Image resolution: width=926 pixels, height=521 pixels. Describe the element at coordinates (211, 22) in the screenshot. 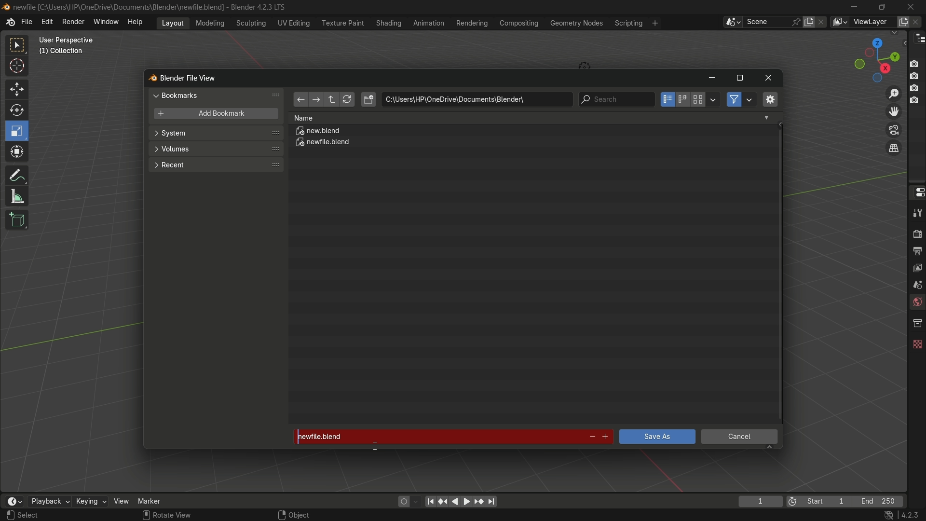

I see `modeling menu` at that location.